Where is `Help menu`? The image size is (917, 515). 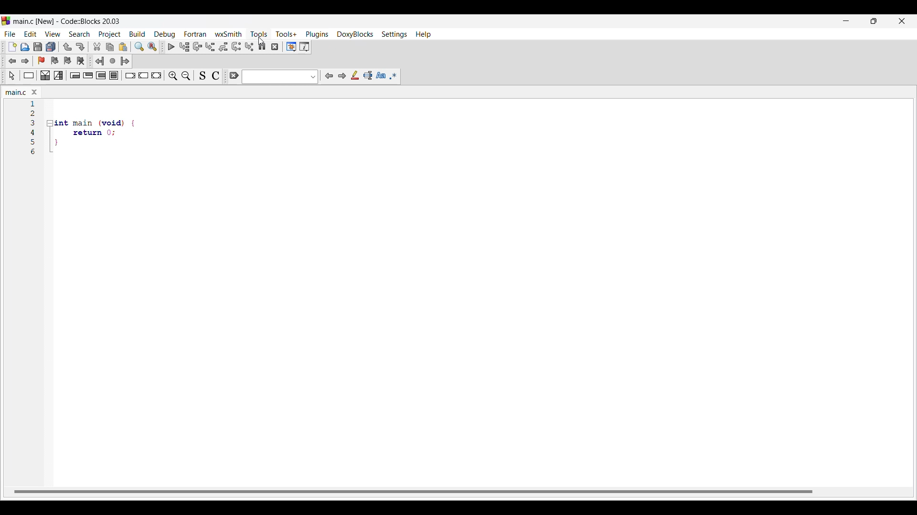
Help menu is located at coordinates (423, 34).